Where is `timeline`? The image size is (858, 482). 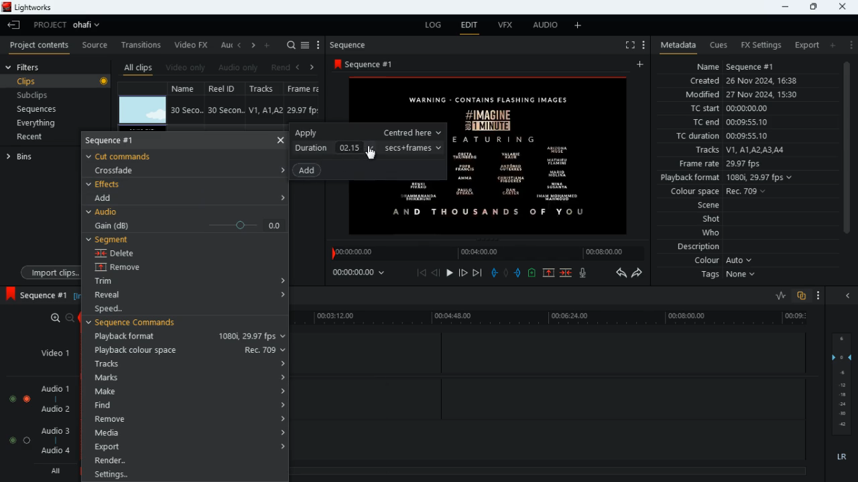 timeline is located at coordinates (555, 319).